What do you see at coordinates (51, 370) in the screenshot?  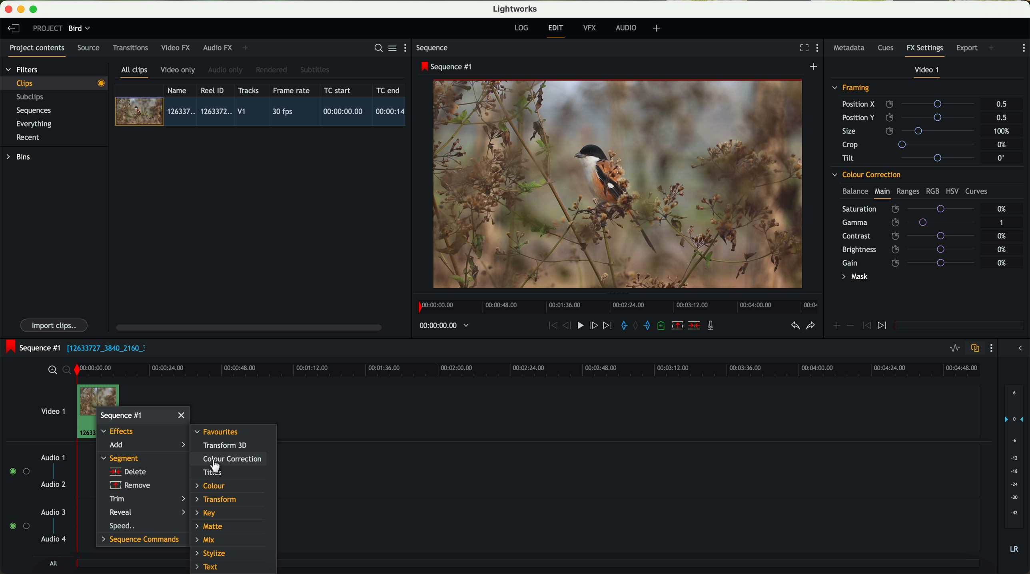 I see `zoom in` at bounding box center [51, 370].